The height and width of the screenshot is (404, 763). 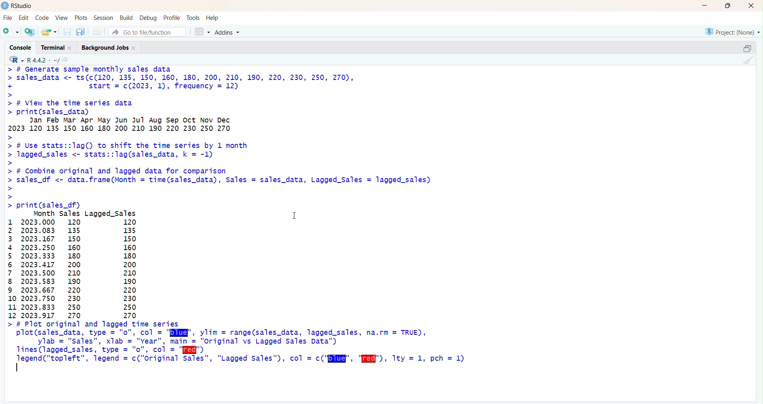 What do you see at coordinates (148, 18) in the screenshot?
I see `debug` at bounding box center [148, 18].